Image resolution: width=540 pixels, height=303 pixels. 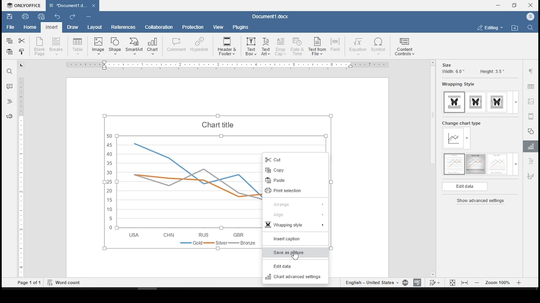 What do you see at coordinates (379, 47) in the screenshot?
I see `symbol` at bounding box center [379, 47].